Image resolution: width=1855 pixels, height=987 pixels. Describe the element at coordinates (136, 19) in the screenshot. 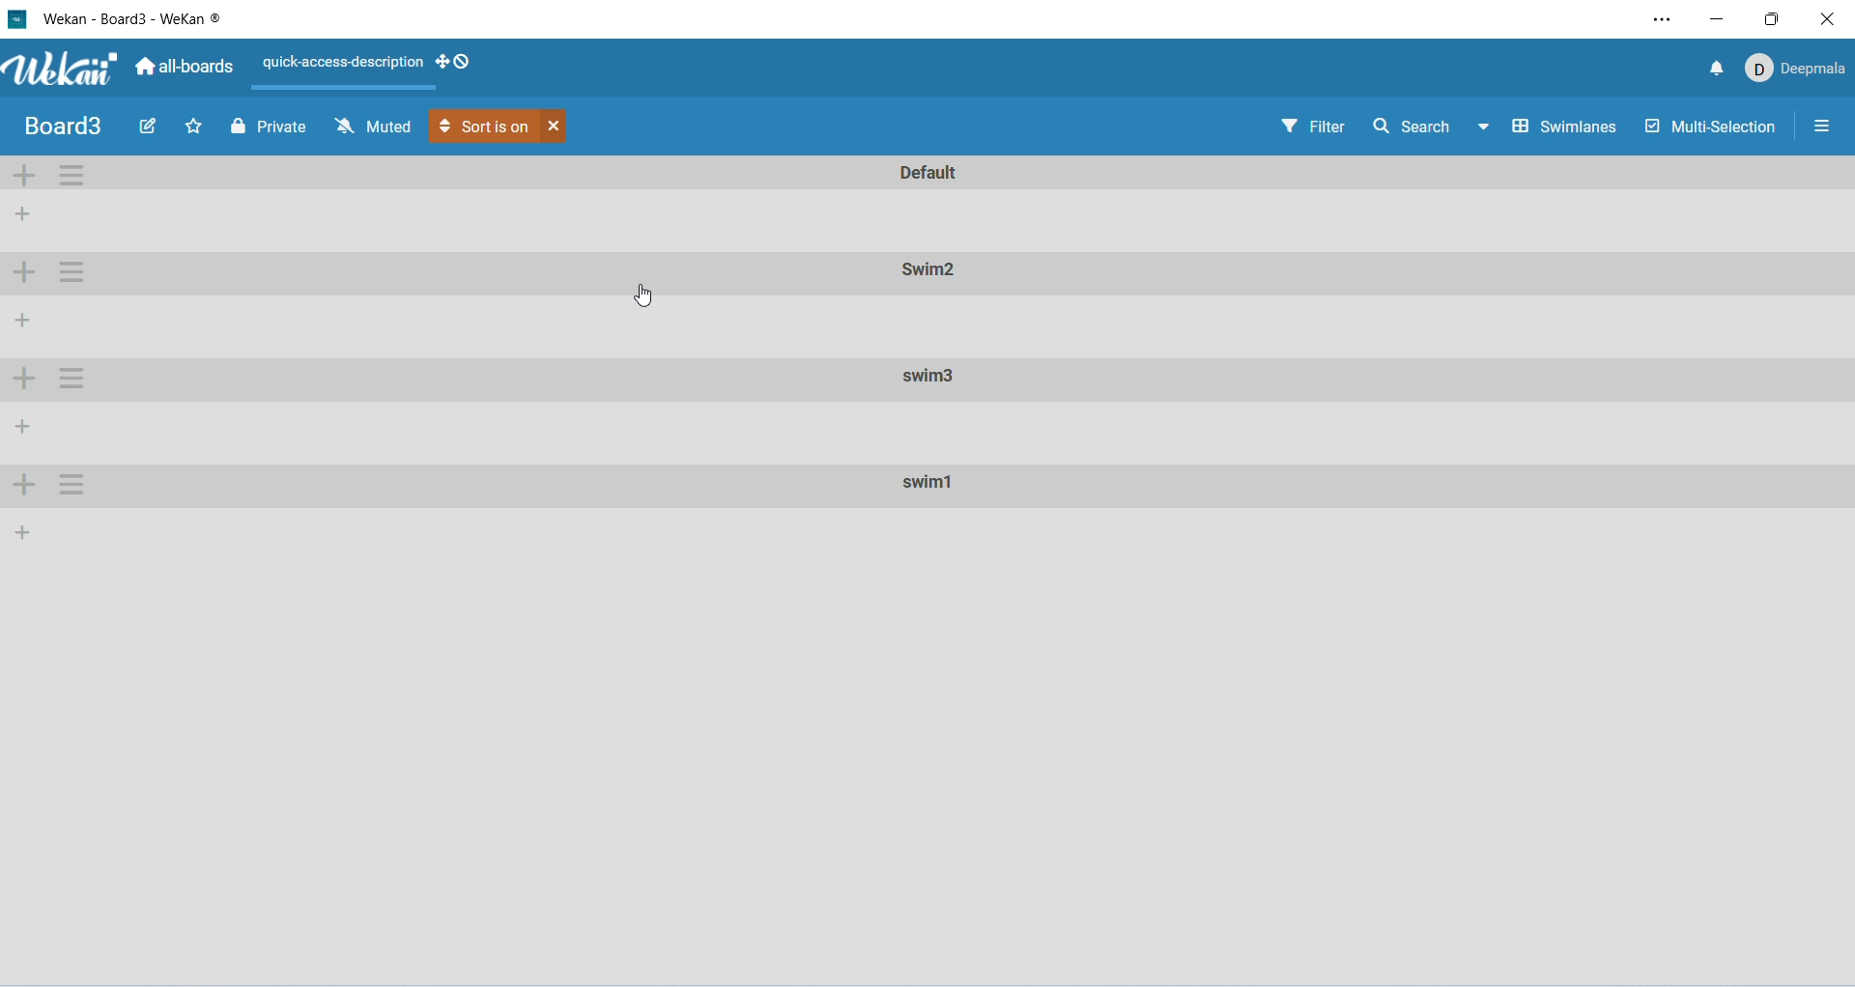

I see `wekan-board3-wekan` at that location.